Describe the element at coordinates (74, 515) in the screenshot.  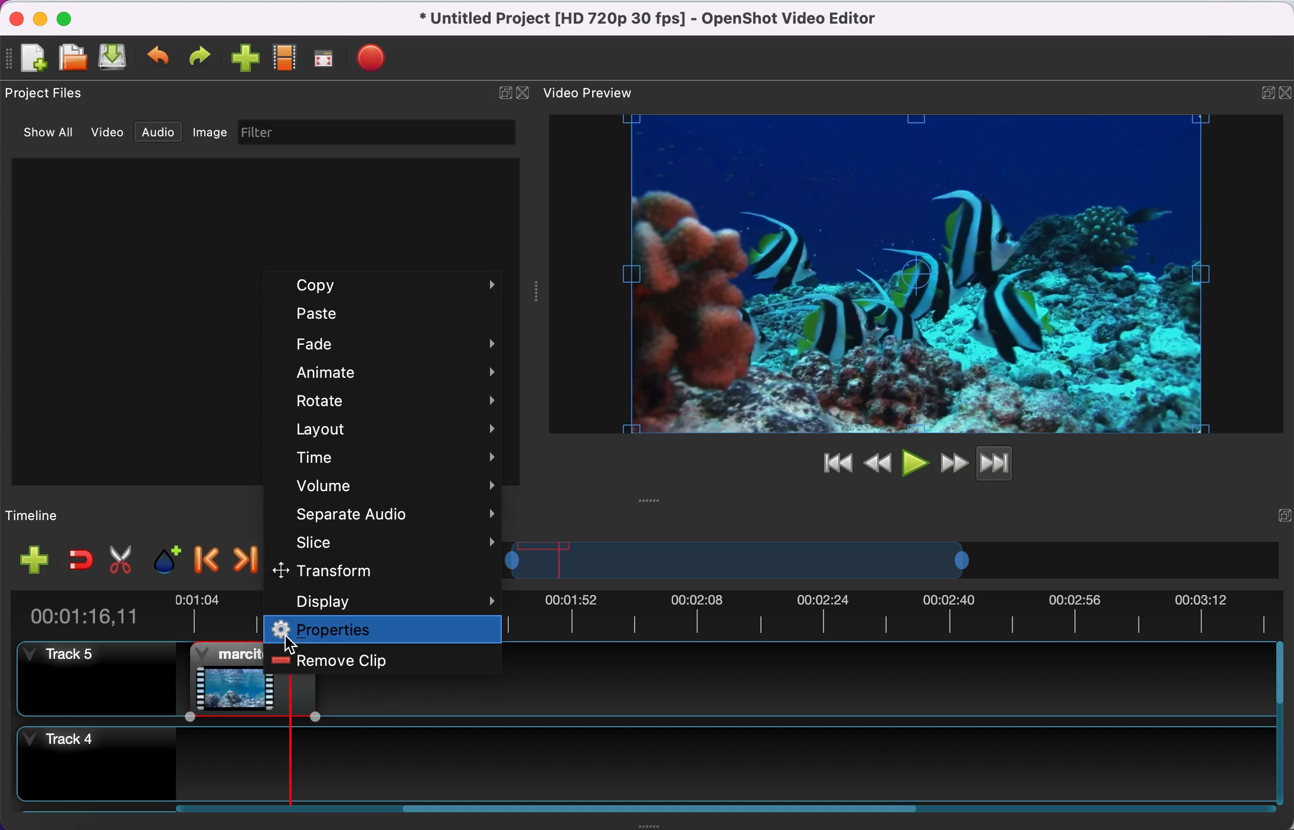
I see `timelime` at that location.